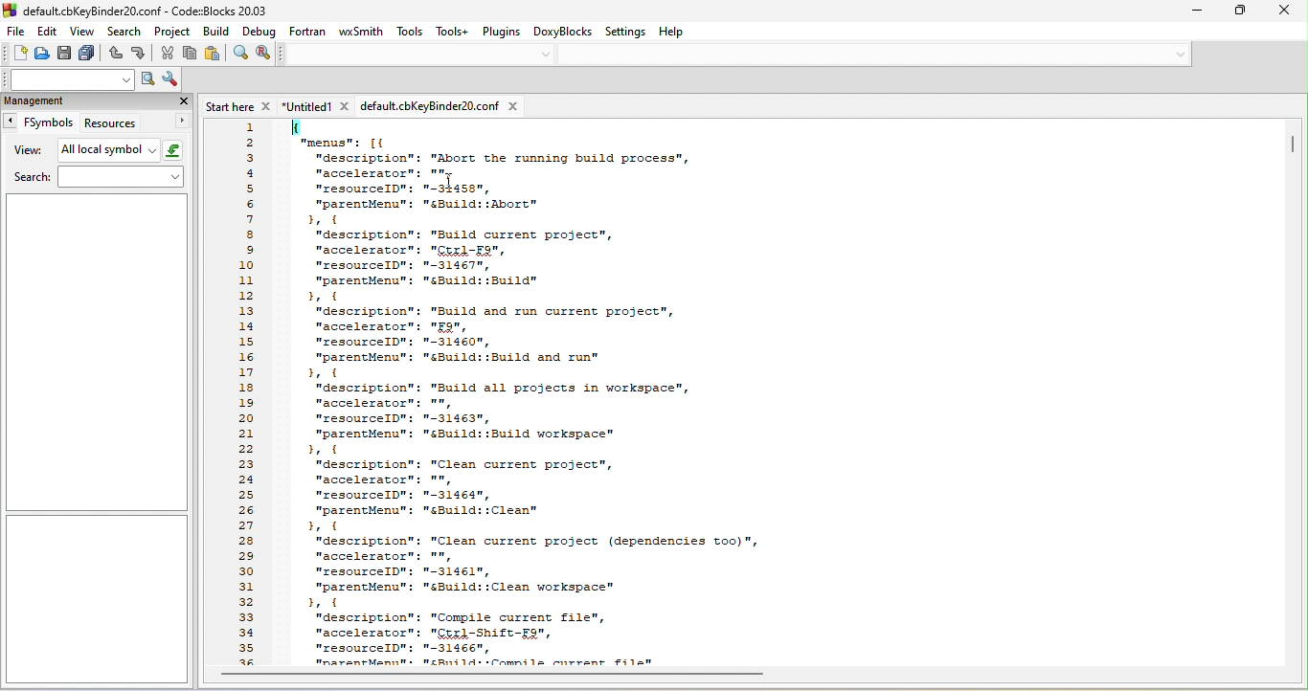  I want to click on all local symbol, so click(122, 150).